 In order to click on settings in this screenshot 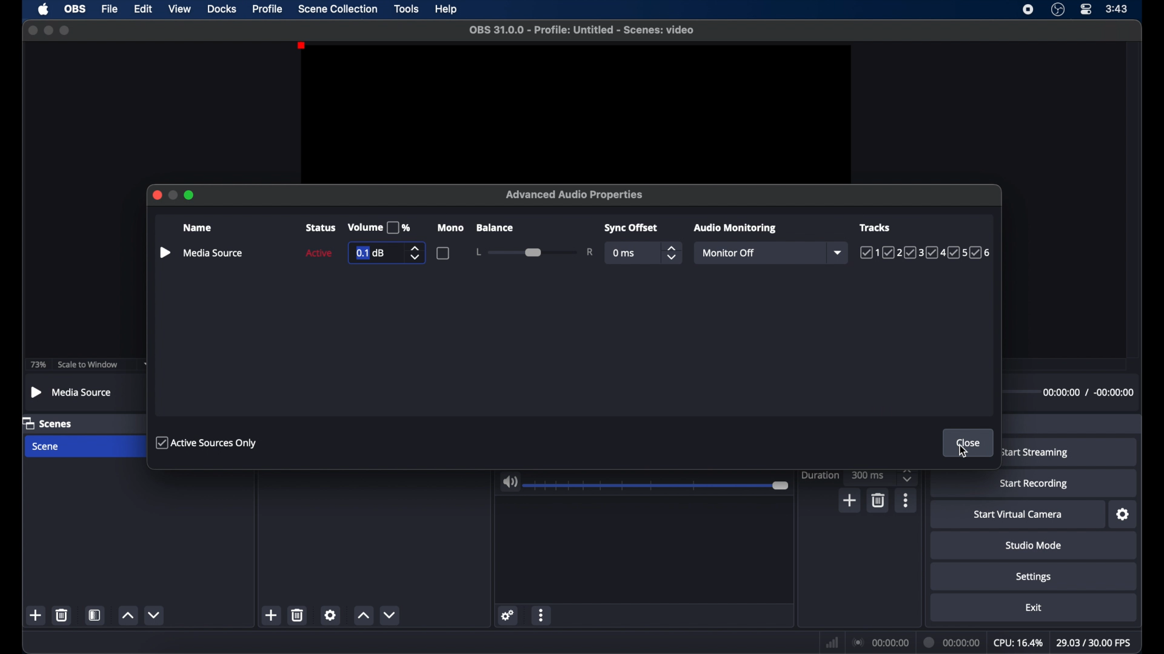, I will do `click(1034, 578)`.